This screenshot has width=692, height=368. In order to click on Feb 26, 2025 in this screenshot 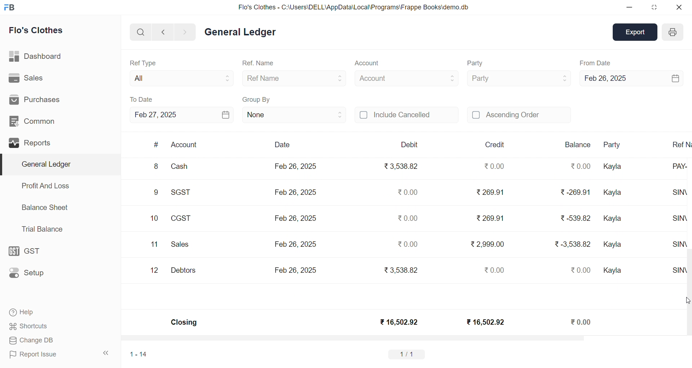, I will do `click(631, 77)`.